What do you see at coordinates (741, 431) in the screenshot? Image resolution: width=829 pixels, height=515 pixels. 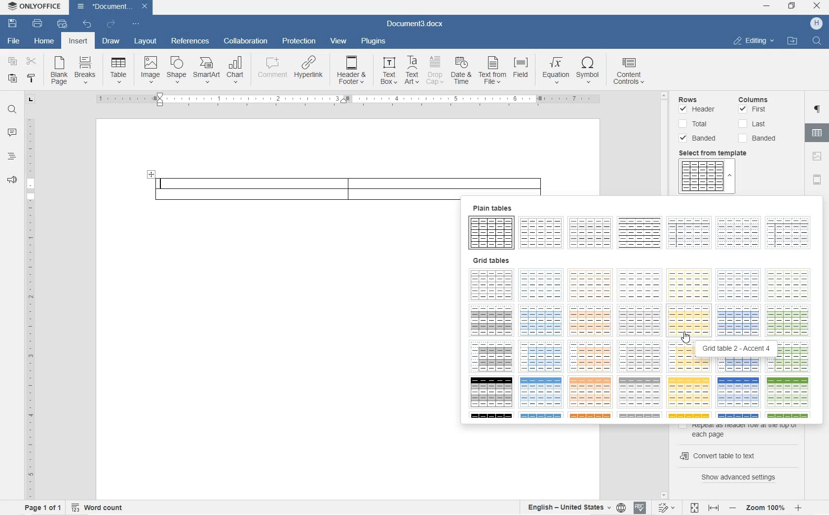 I see `repeat as header row at the top of each page` at bounding box center [741, 431].